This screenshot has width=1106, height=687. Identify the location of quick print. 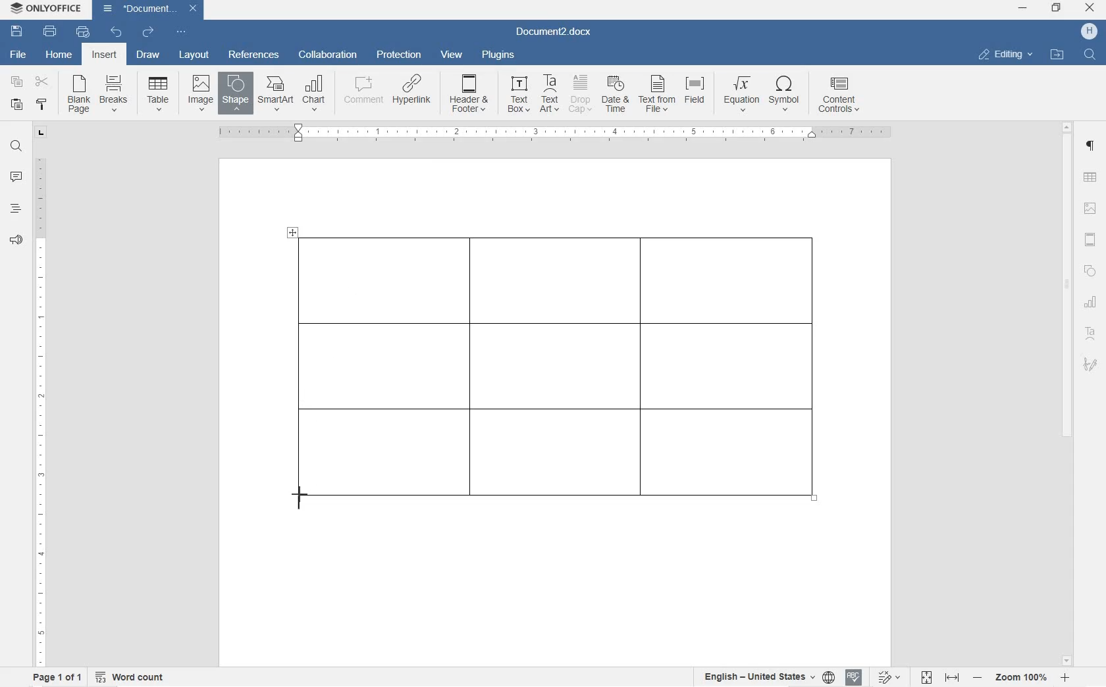
(83, 32).